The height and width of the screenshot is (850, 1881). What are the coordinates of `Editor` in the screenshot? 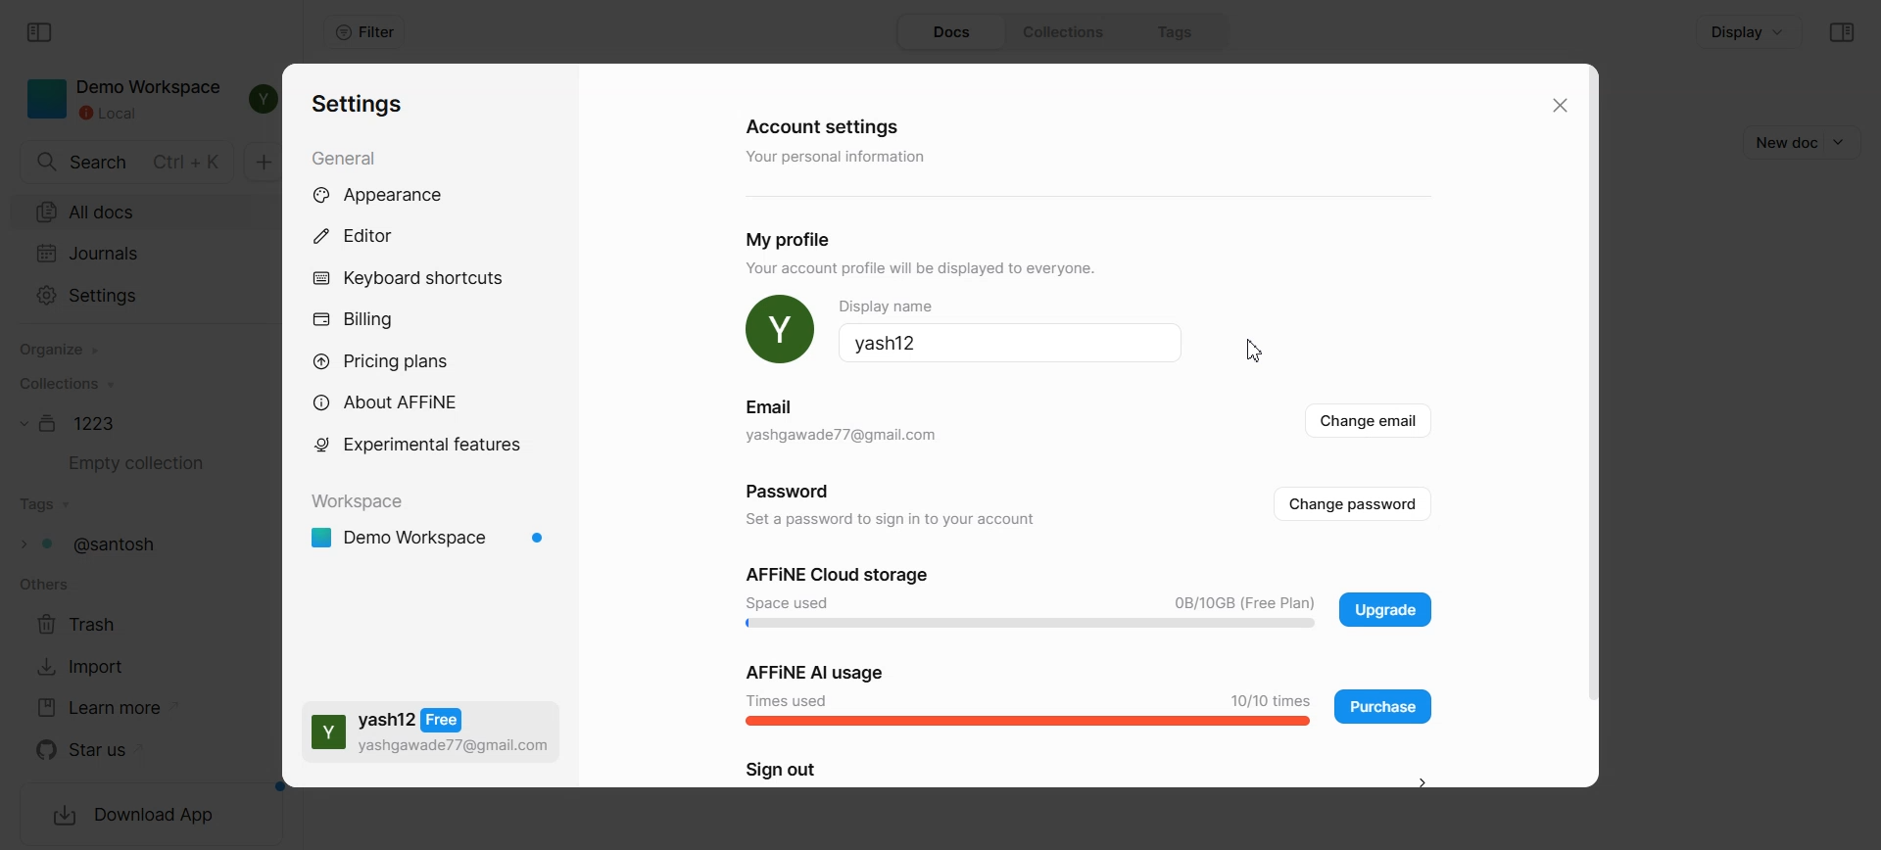 It's located at (365, 235).